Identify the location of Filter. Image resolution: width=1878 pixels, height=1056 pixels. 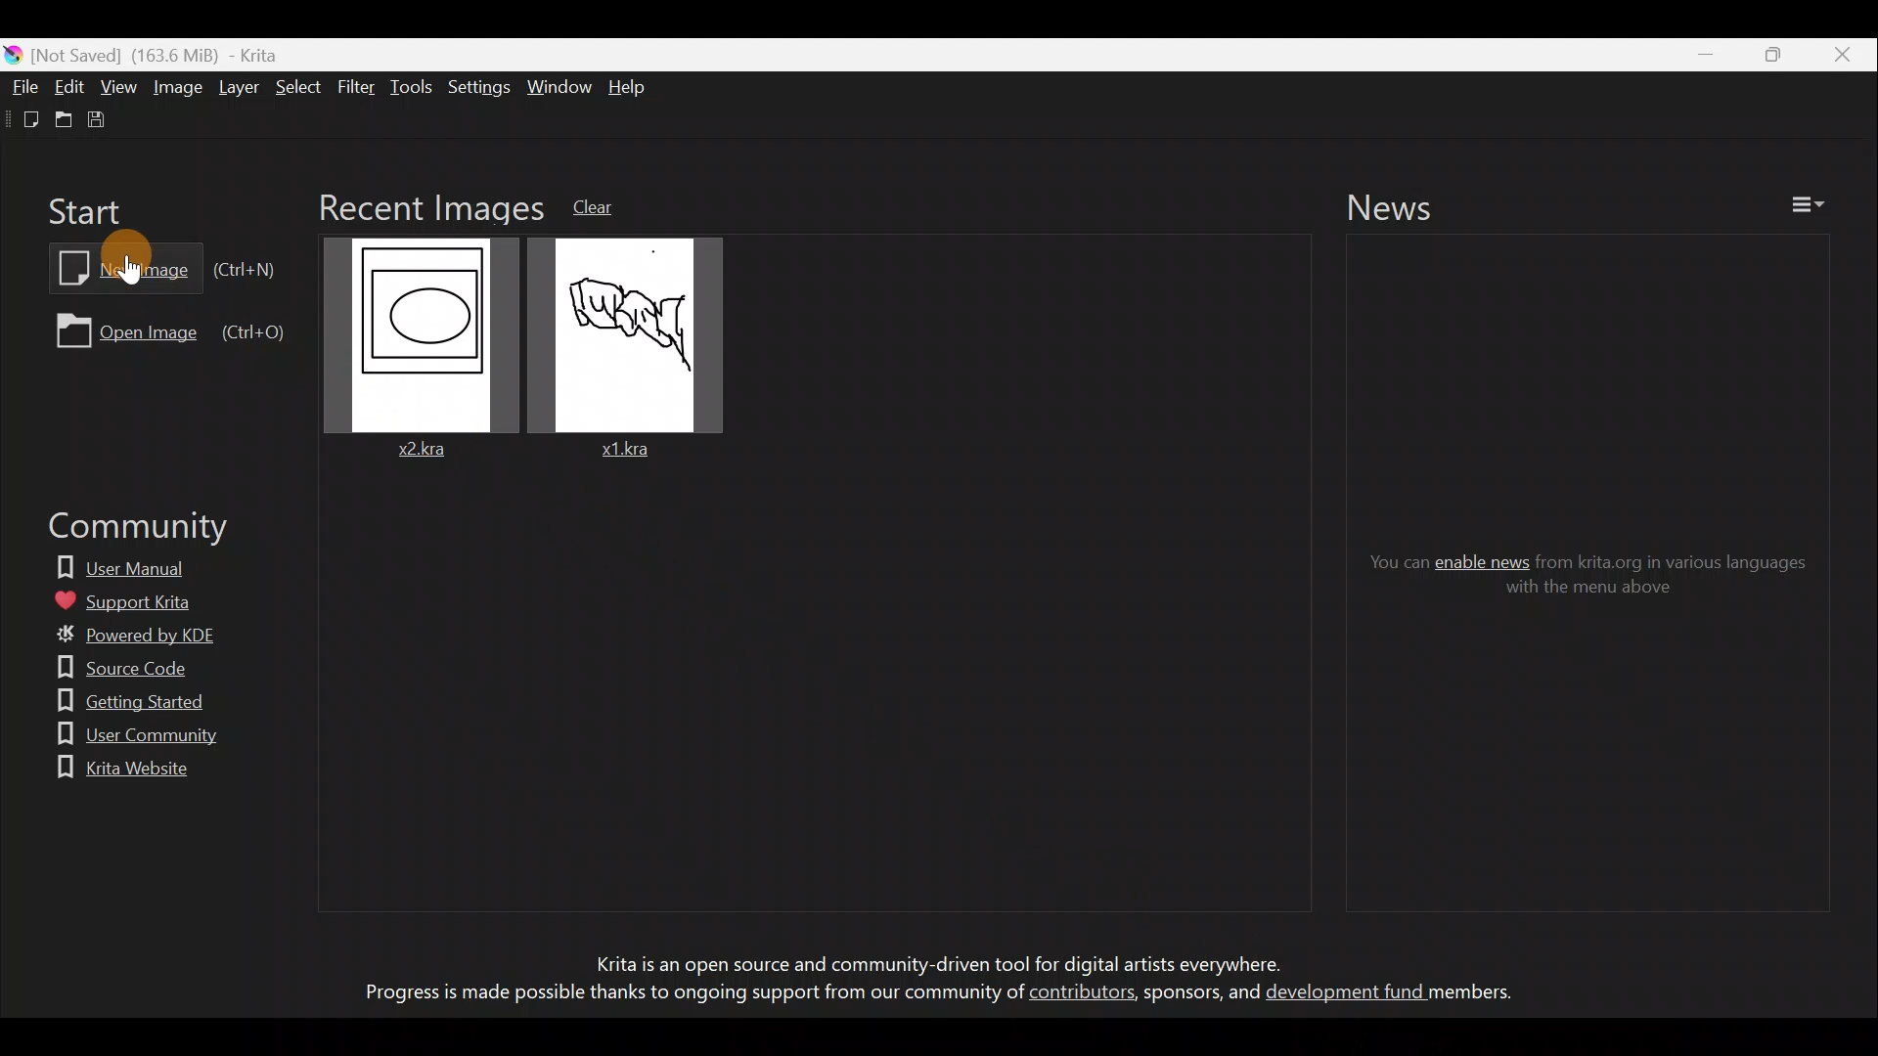
(359, 93).